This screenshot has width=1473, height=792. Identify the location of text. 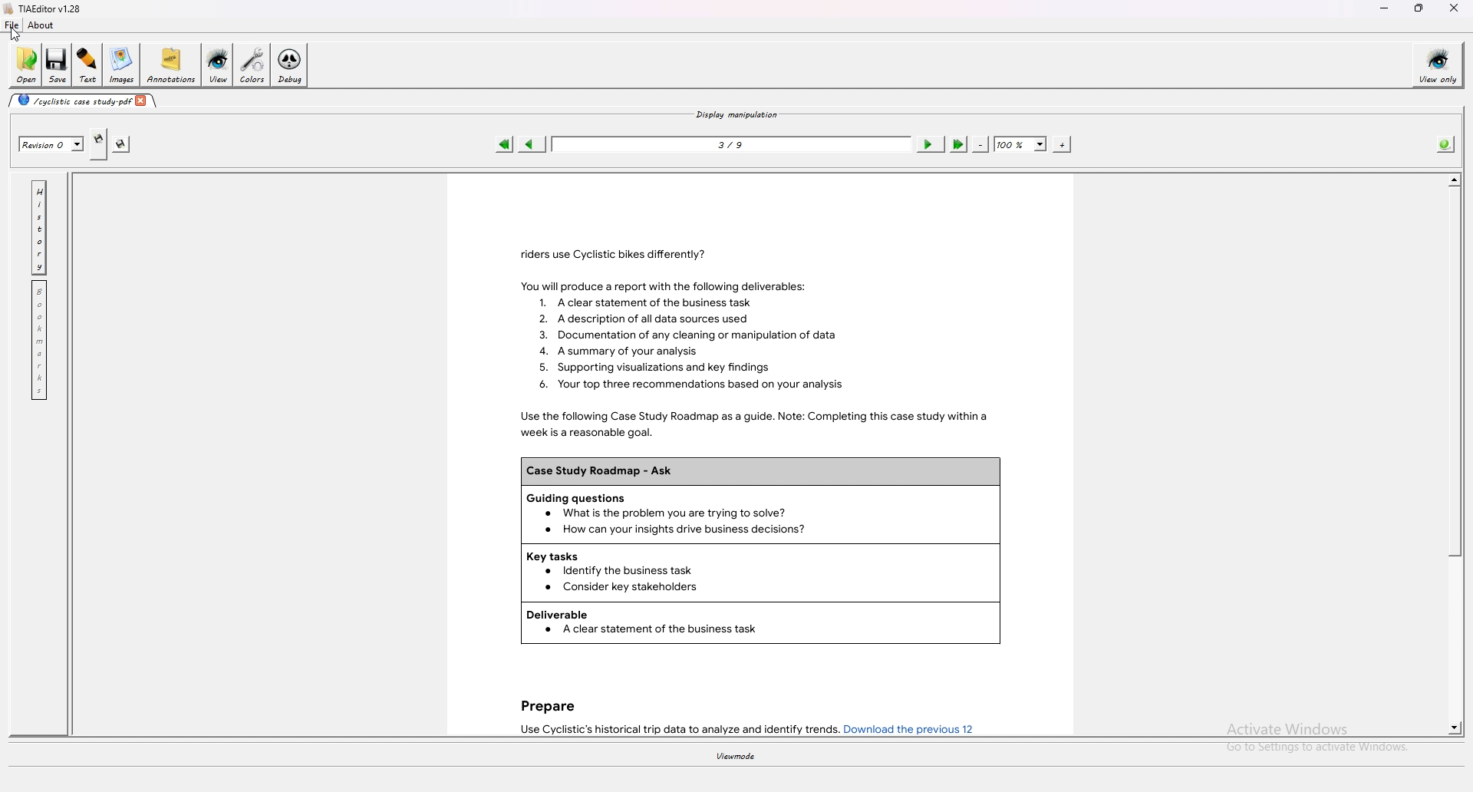
(88, 64).